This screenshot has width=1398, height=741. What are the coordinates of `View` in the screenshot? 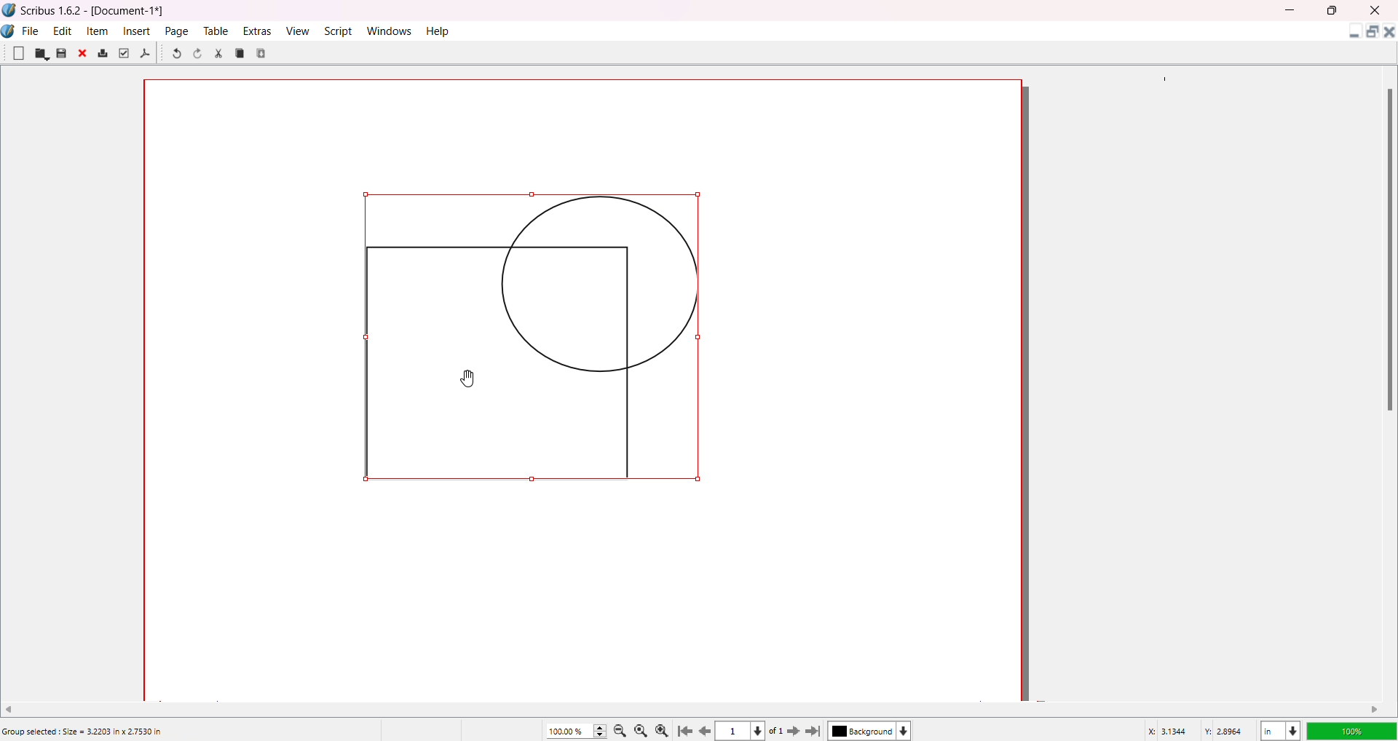 It's located at (296, 30).